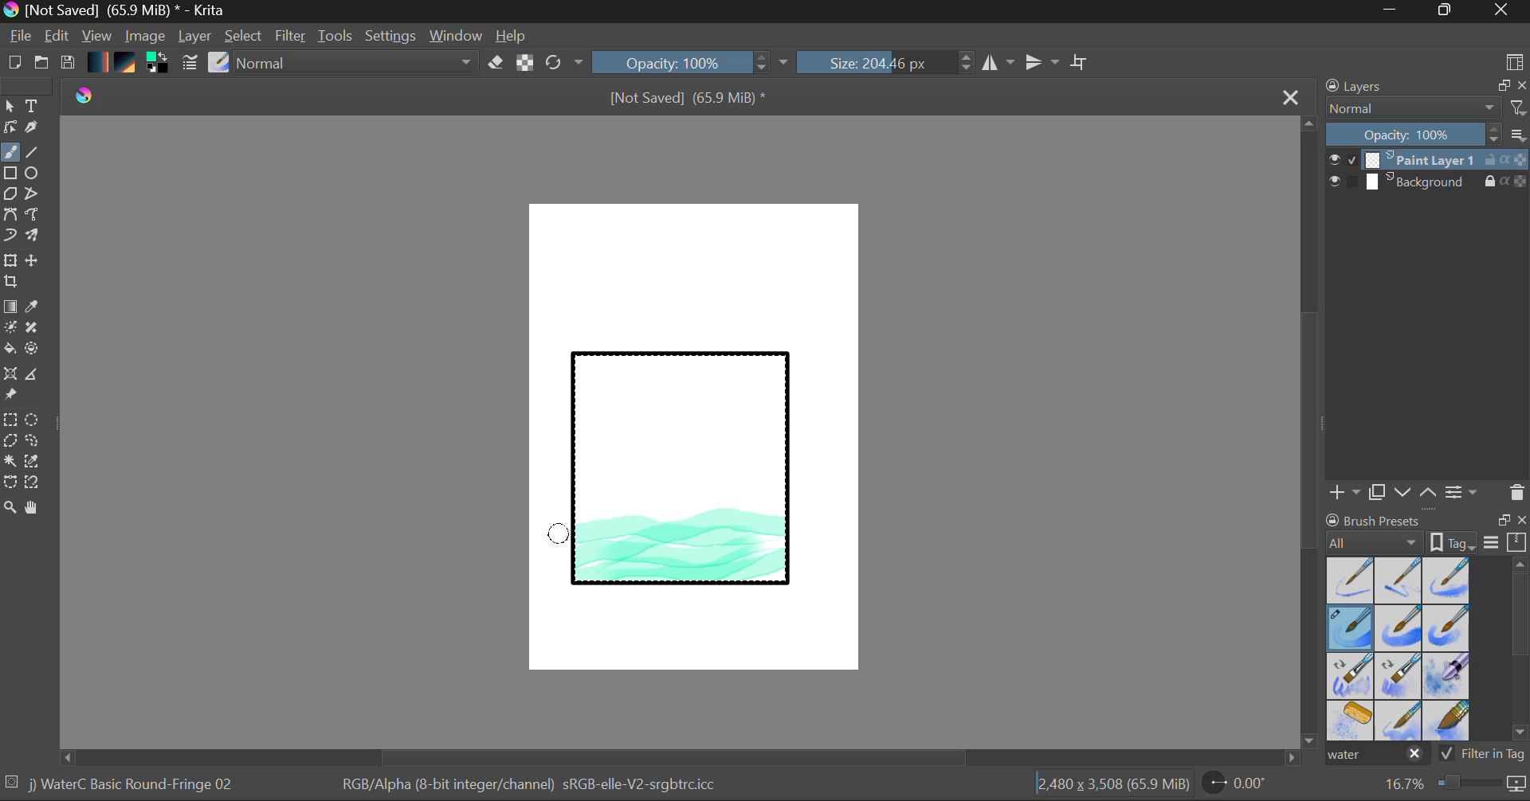 This screenshot has height=801, width=1530. I want to click on Smart Assistant, so click(10, 376).